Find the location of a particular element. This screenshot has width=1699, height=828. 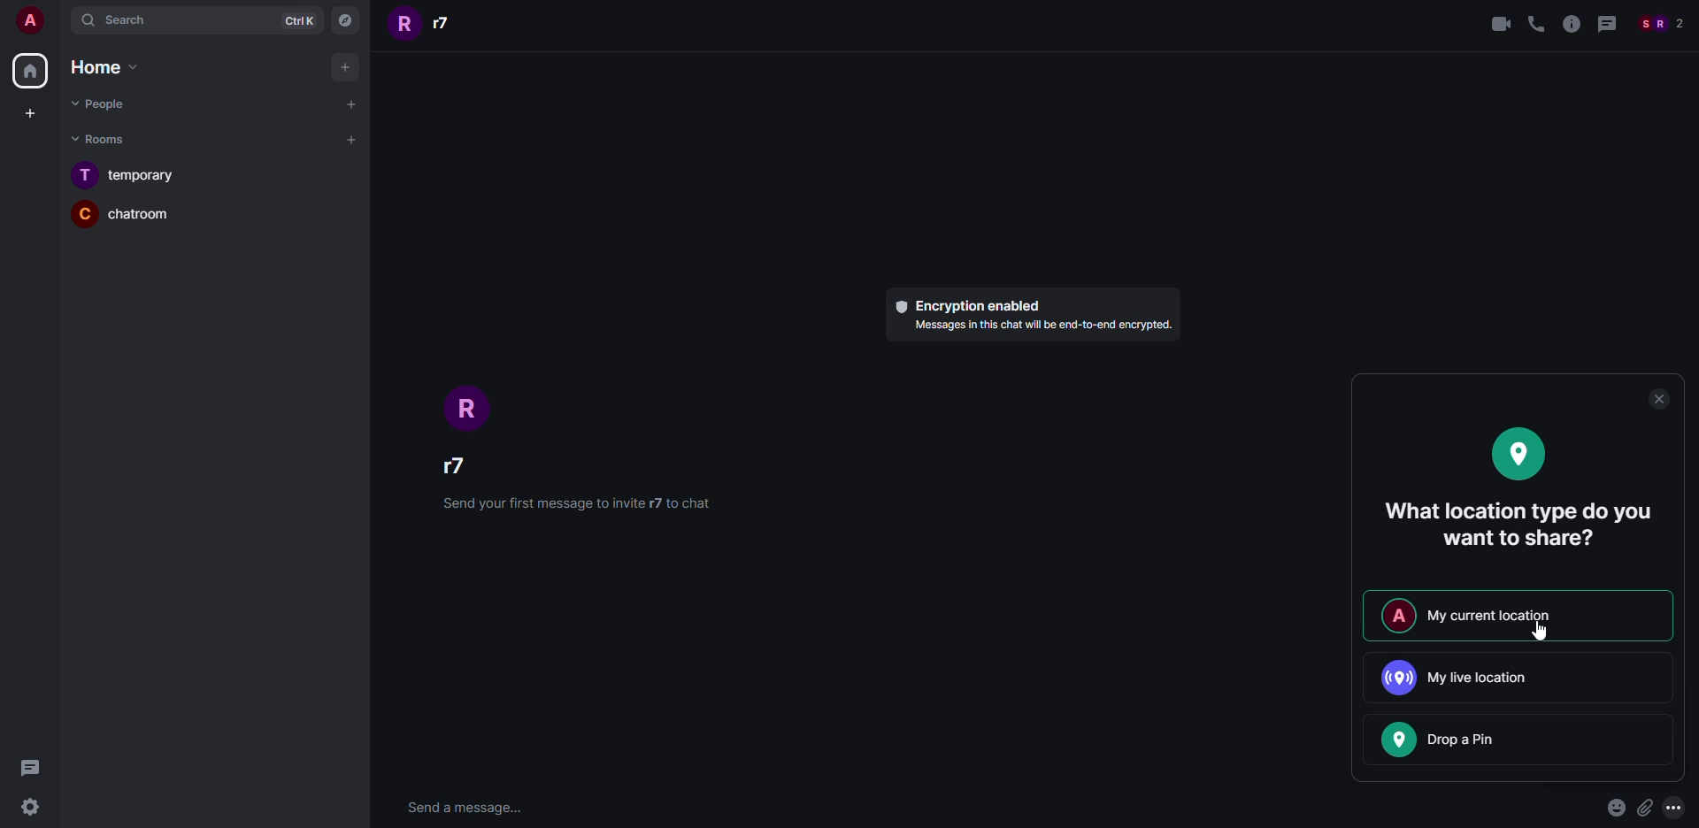

information is located at coordinates (1570, 25).